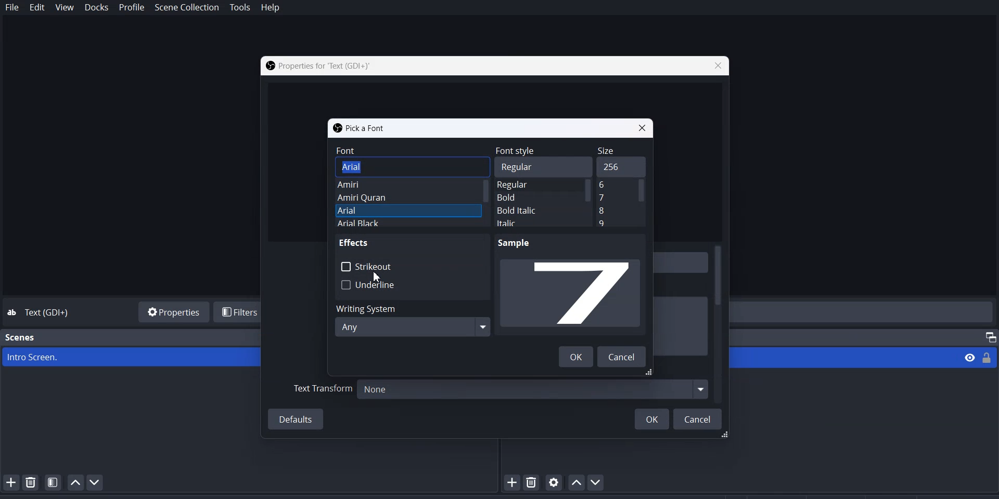 The height and width of the screenshot is (499, 999). Describe the element at coordinates (527, 223) in the screenshot. I see `Italic` at that location.